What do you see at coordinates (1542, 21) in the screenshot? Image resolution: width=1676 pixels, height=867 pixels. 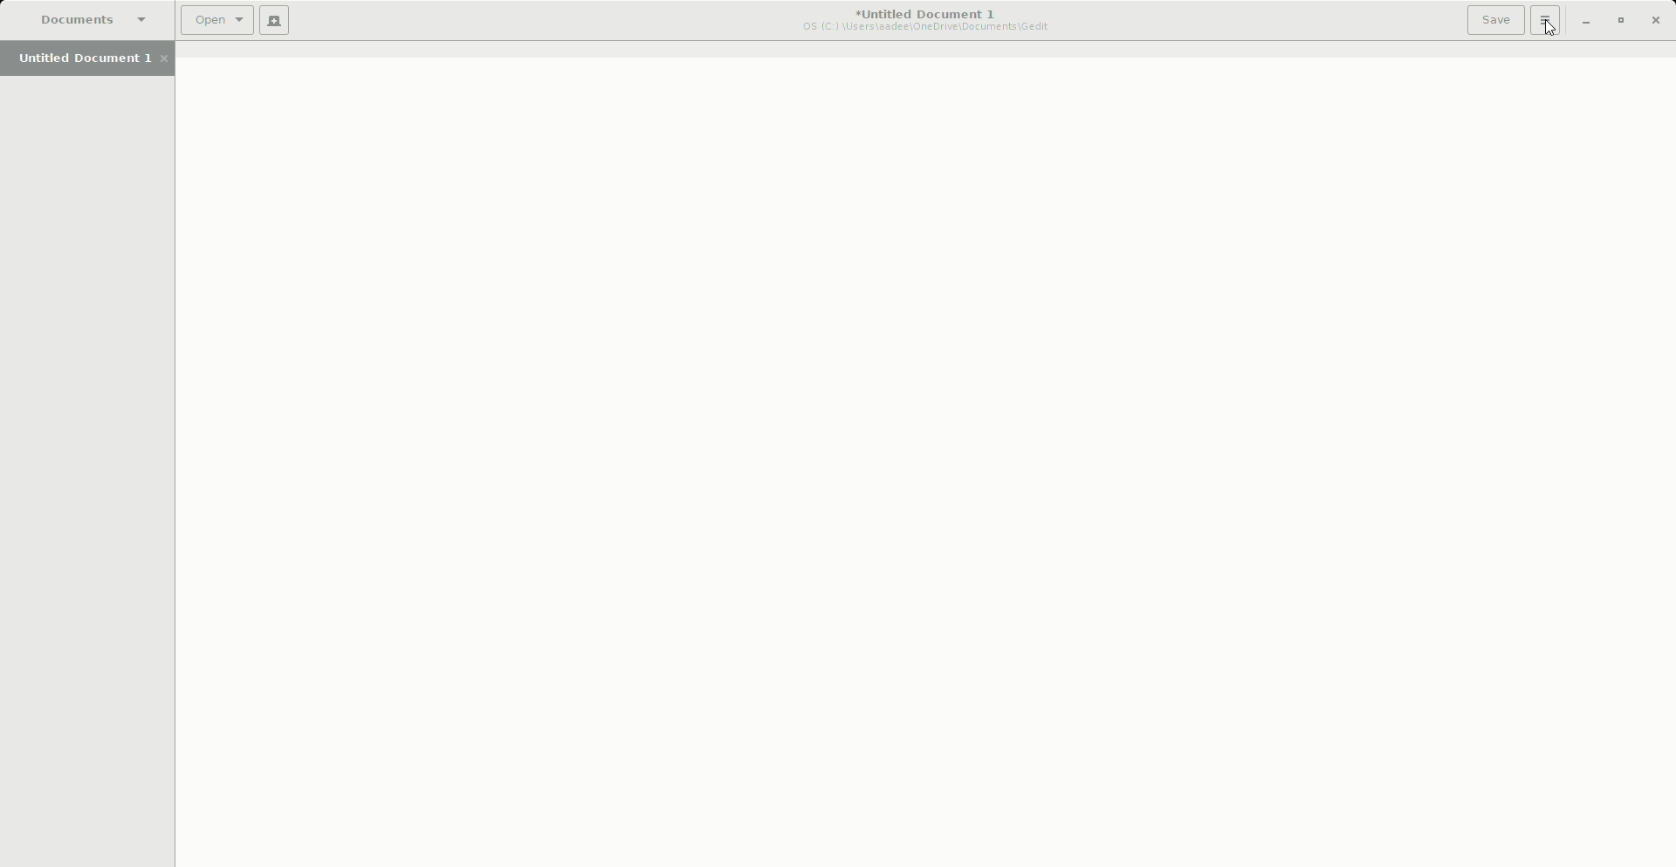 I see `Options` at bounding box center [1542, 21].